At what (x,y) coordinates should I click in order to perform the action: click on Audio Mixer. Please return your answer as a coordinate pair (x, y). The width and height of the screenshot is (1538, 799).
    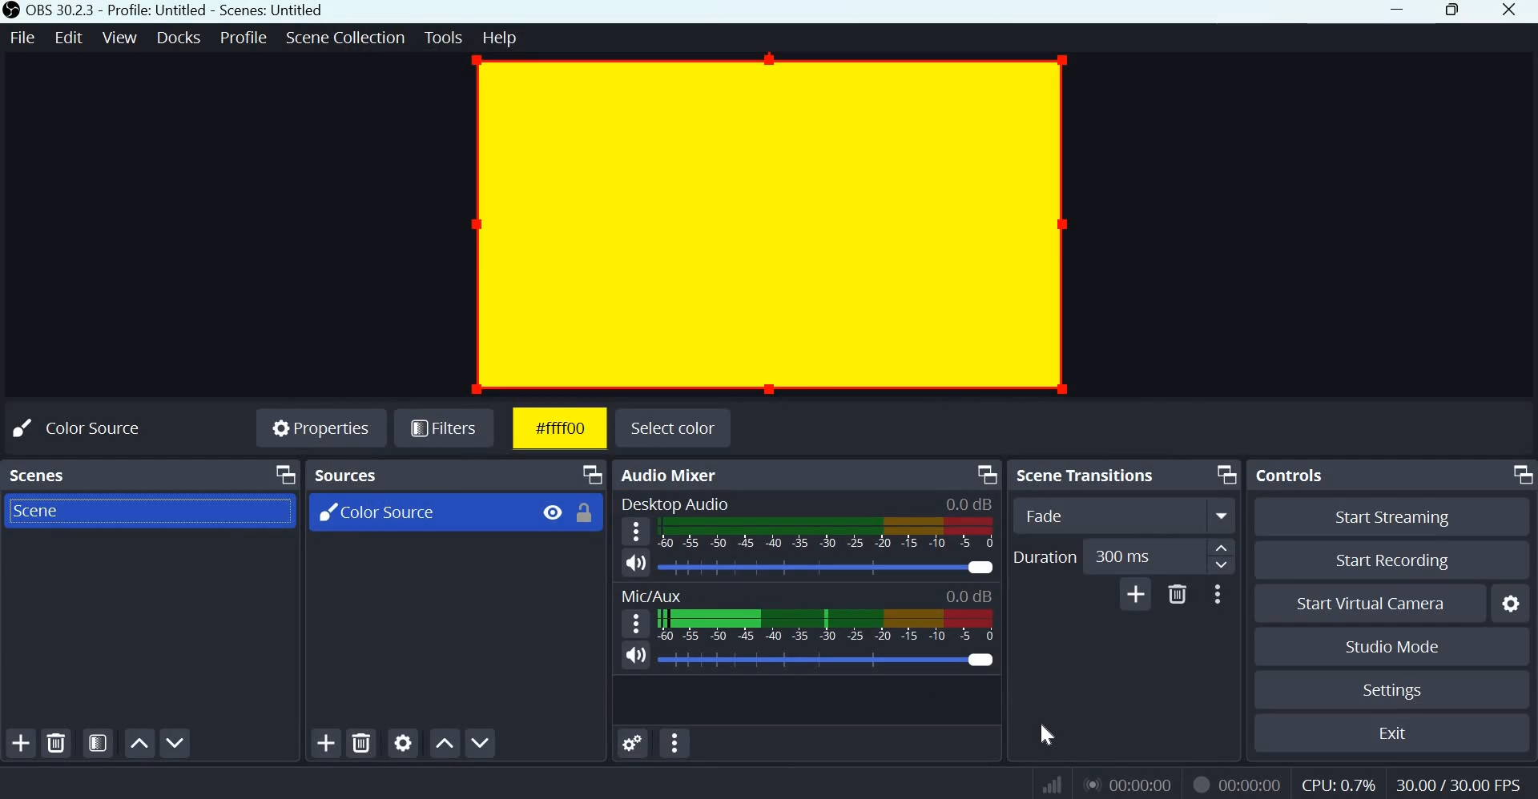
    Looking at the image, I should click on (672, 475).